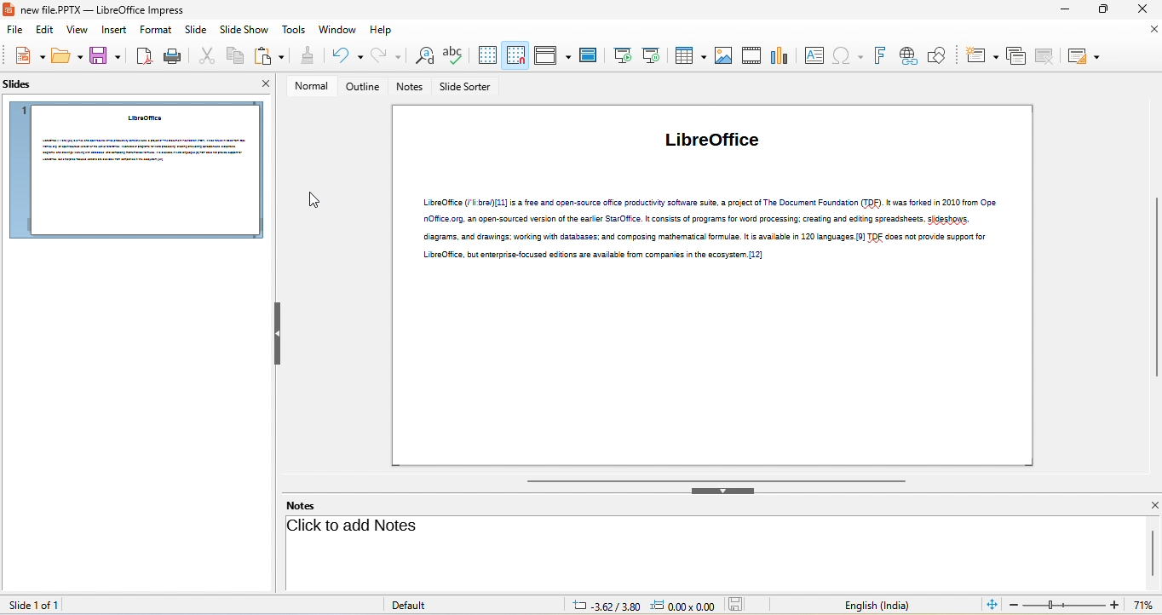  I want to click on text box, so click(814, 57).